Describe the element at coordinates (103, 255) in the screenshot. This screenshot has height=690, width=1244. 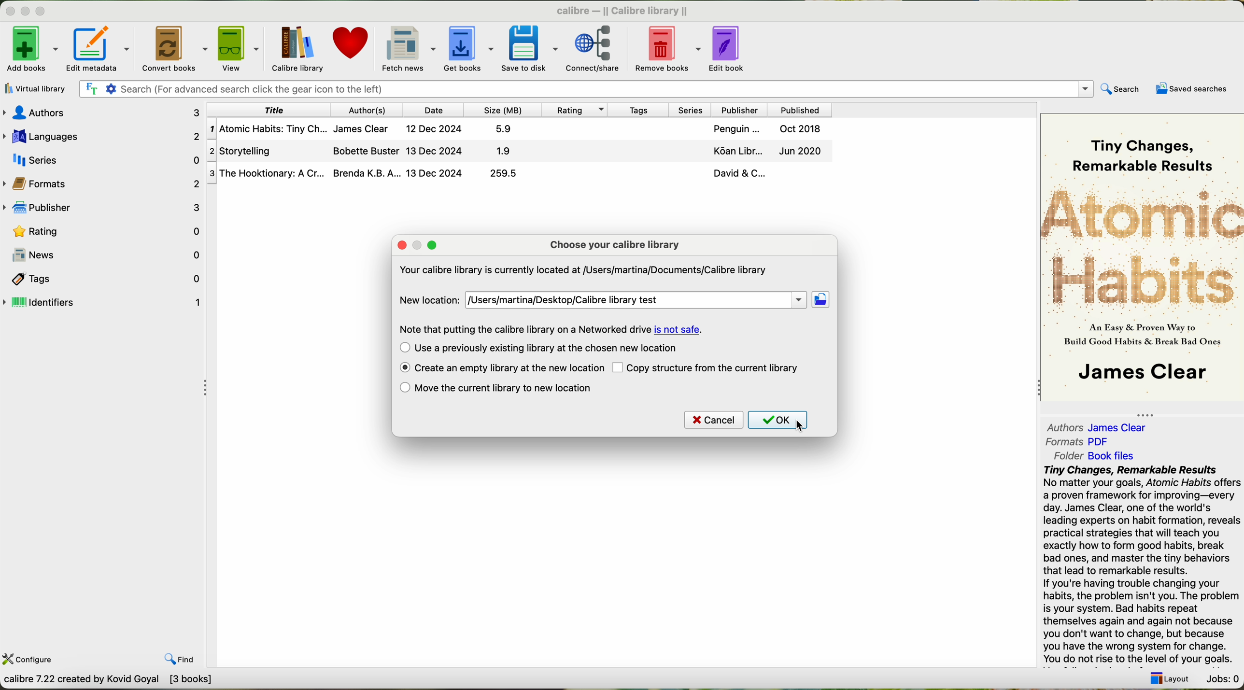
I see `news` at that location.